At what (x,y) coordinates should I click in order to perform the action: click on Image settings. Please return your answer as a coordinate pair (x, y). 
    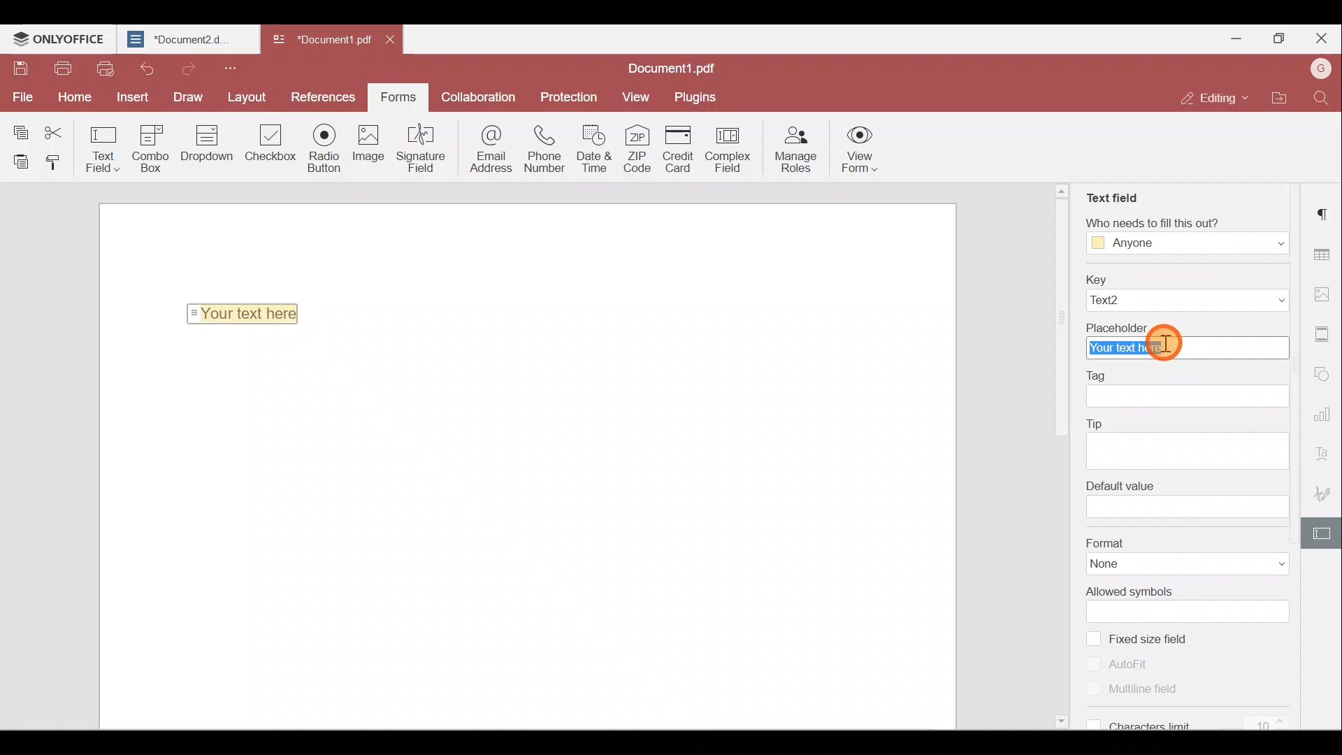
    Looking at the image, I should click on (1322, 293).